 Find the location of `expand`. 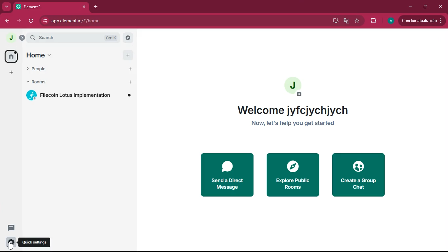

expand is located at coordinates (22, 38).